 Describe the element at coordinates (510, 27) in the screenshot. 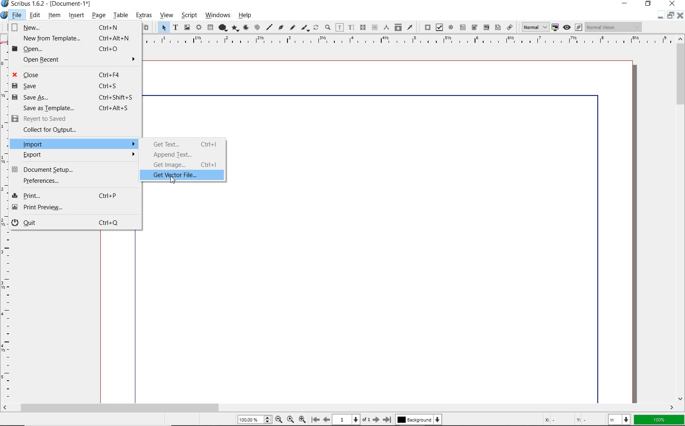

I see `link annotation` at that location.